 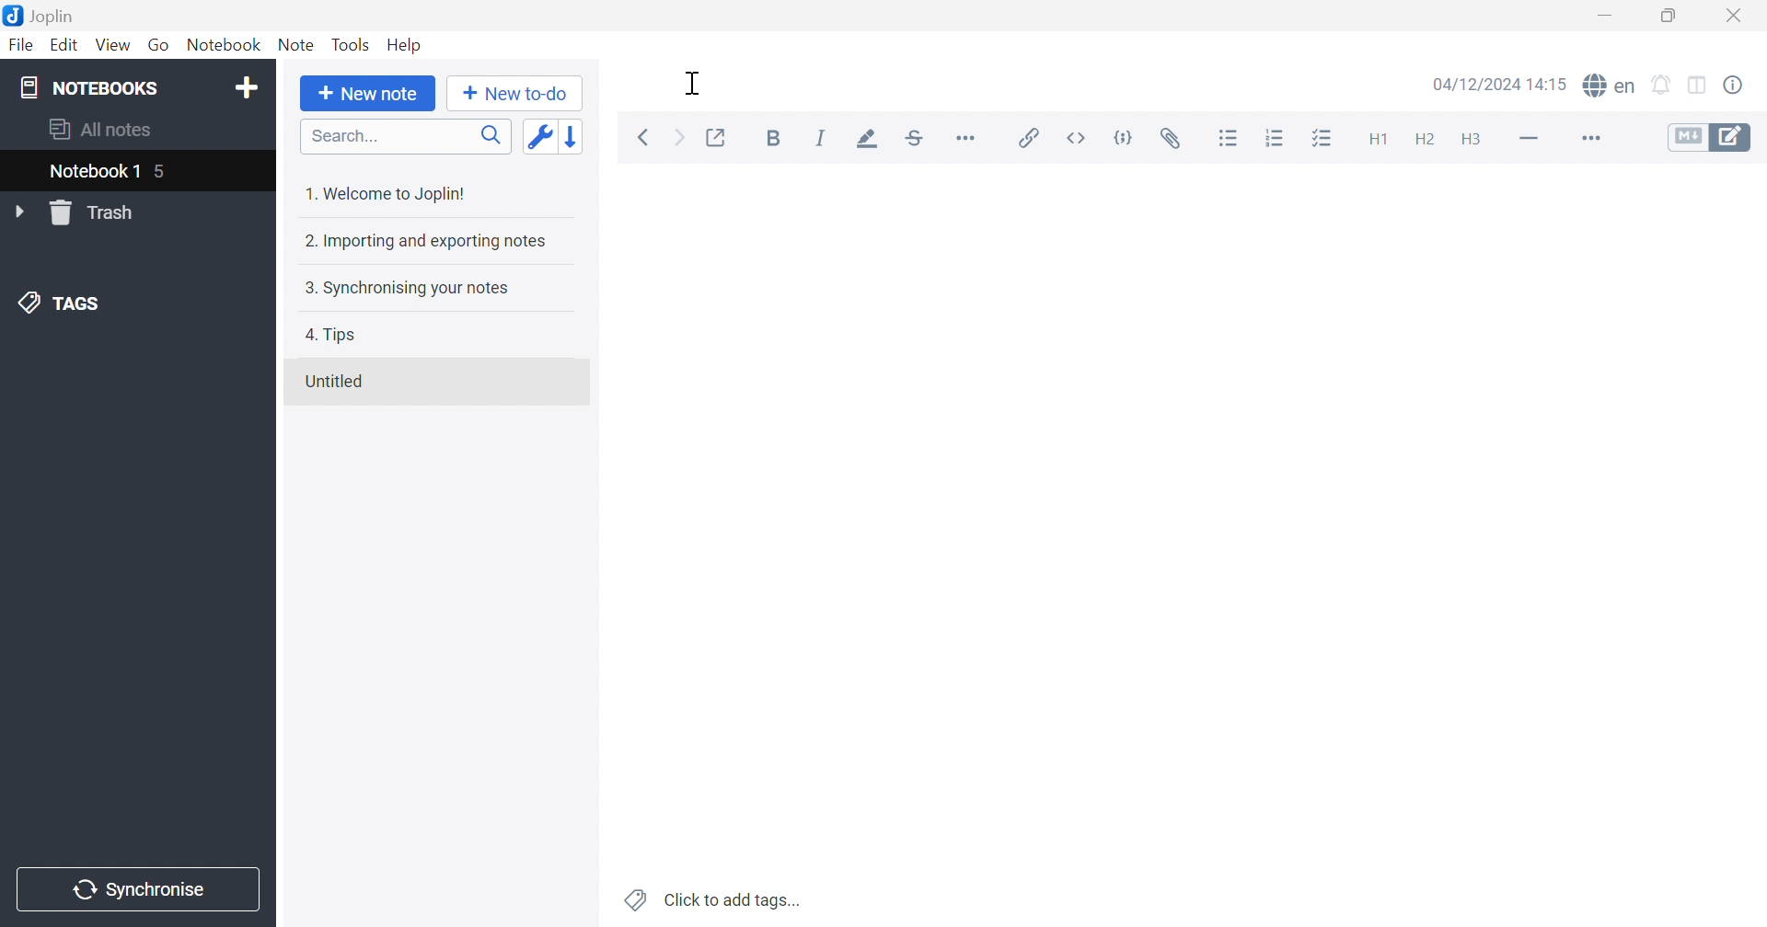 I want to click on 3. Synchronising your notes, so click(x=402, y=287).